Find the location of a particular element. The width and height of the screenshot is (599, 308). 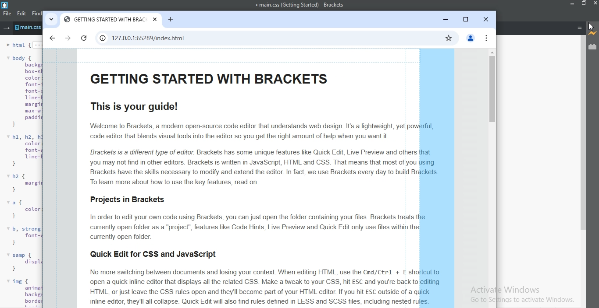

profile is located at coordinates (471, 38).